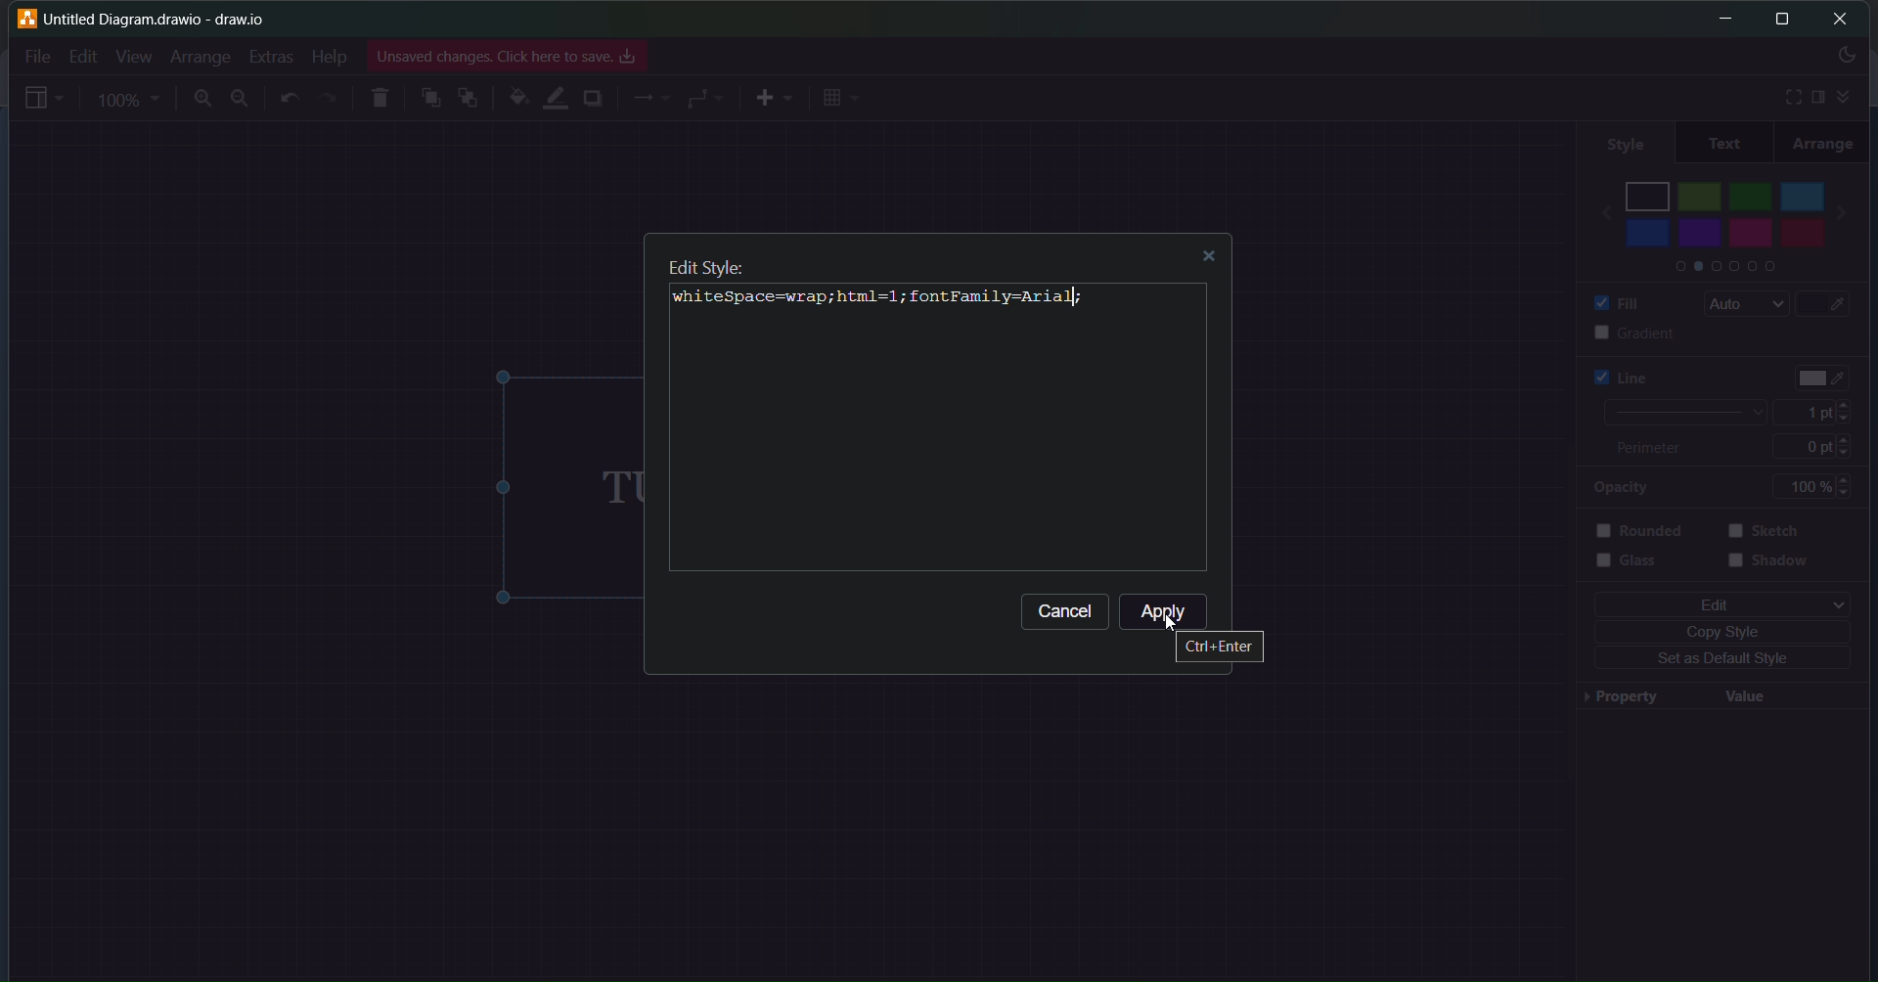 The height and width of the screenshot is (982, 1878). I want to click on Cancel, so click(1066, 615).